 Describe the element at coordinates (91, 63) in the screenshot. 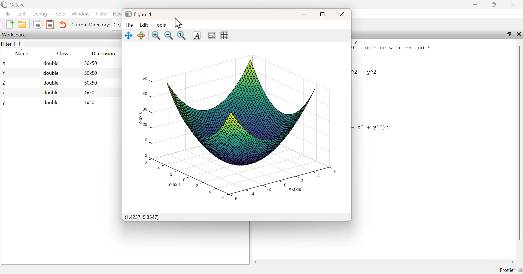

I see `50x50` at that location.